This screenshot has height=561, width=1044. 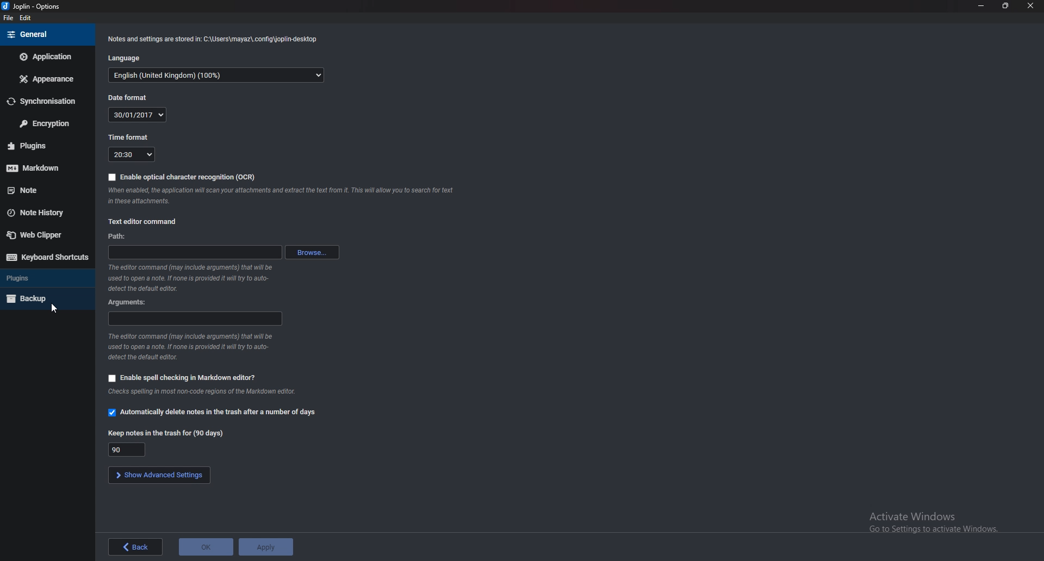 What do you see at coordinates (53, 309) in the screenshot?
I see `cursor` at bounding box center [53, 309].